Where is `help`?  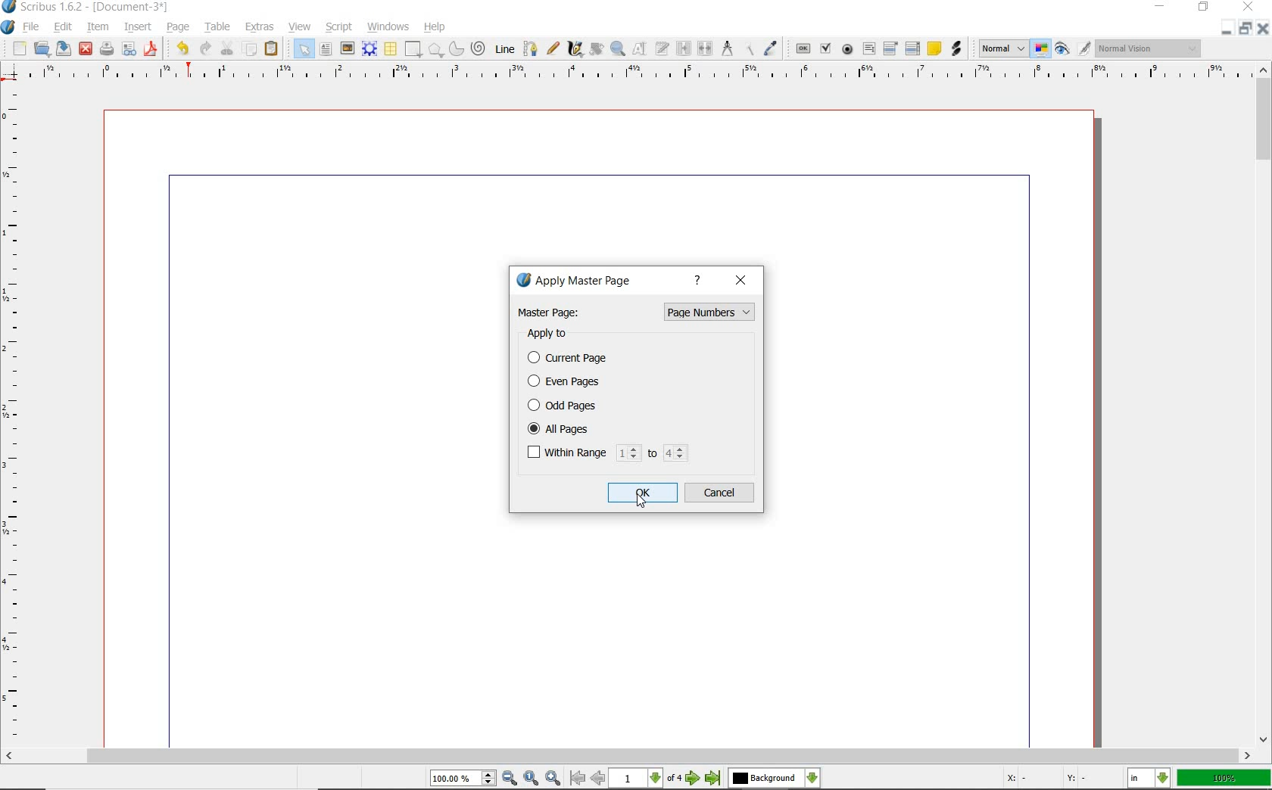 help is located at coordinates (433, 27).